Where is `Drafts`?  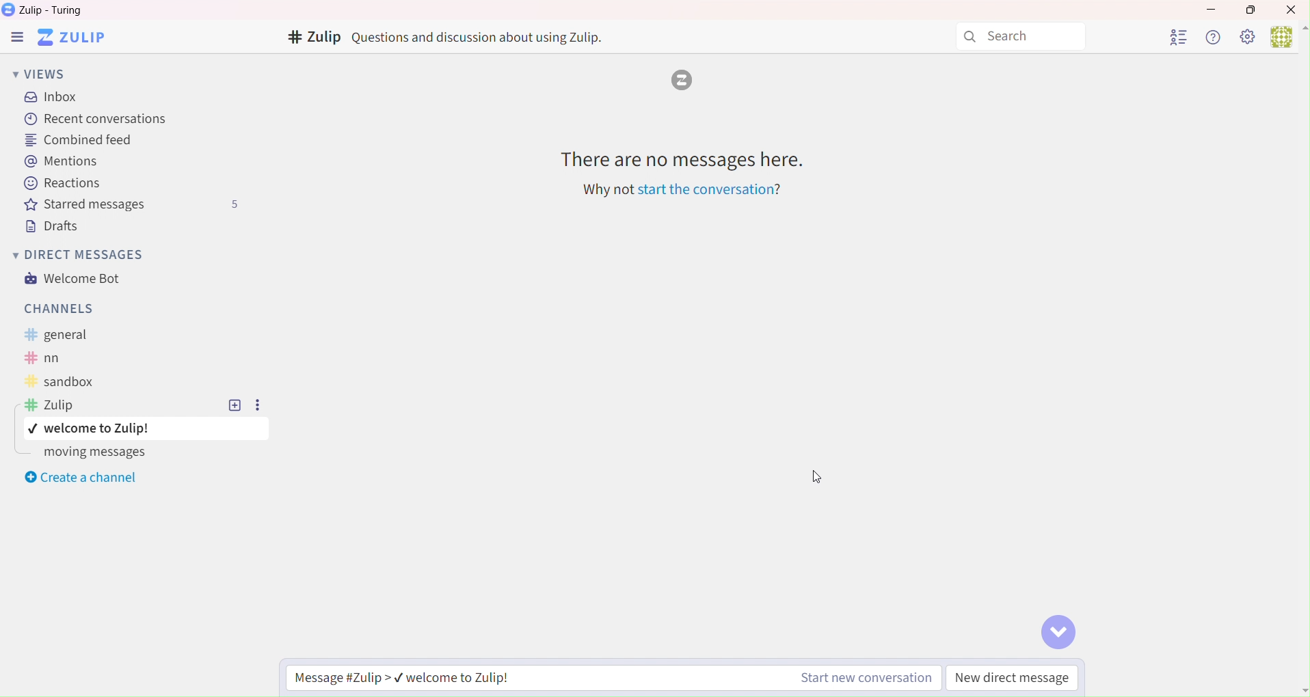
Drafts is located at coordinates (44, 225).